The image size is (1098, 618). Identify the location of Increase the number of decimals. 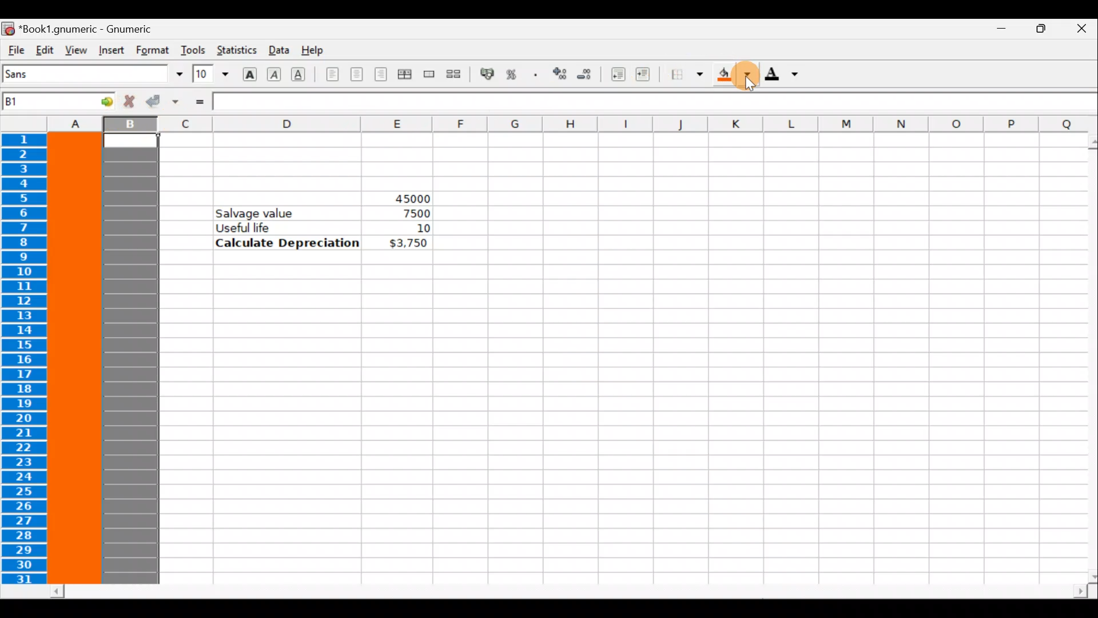
(559, 74).